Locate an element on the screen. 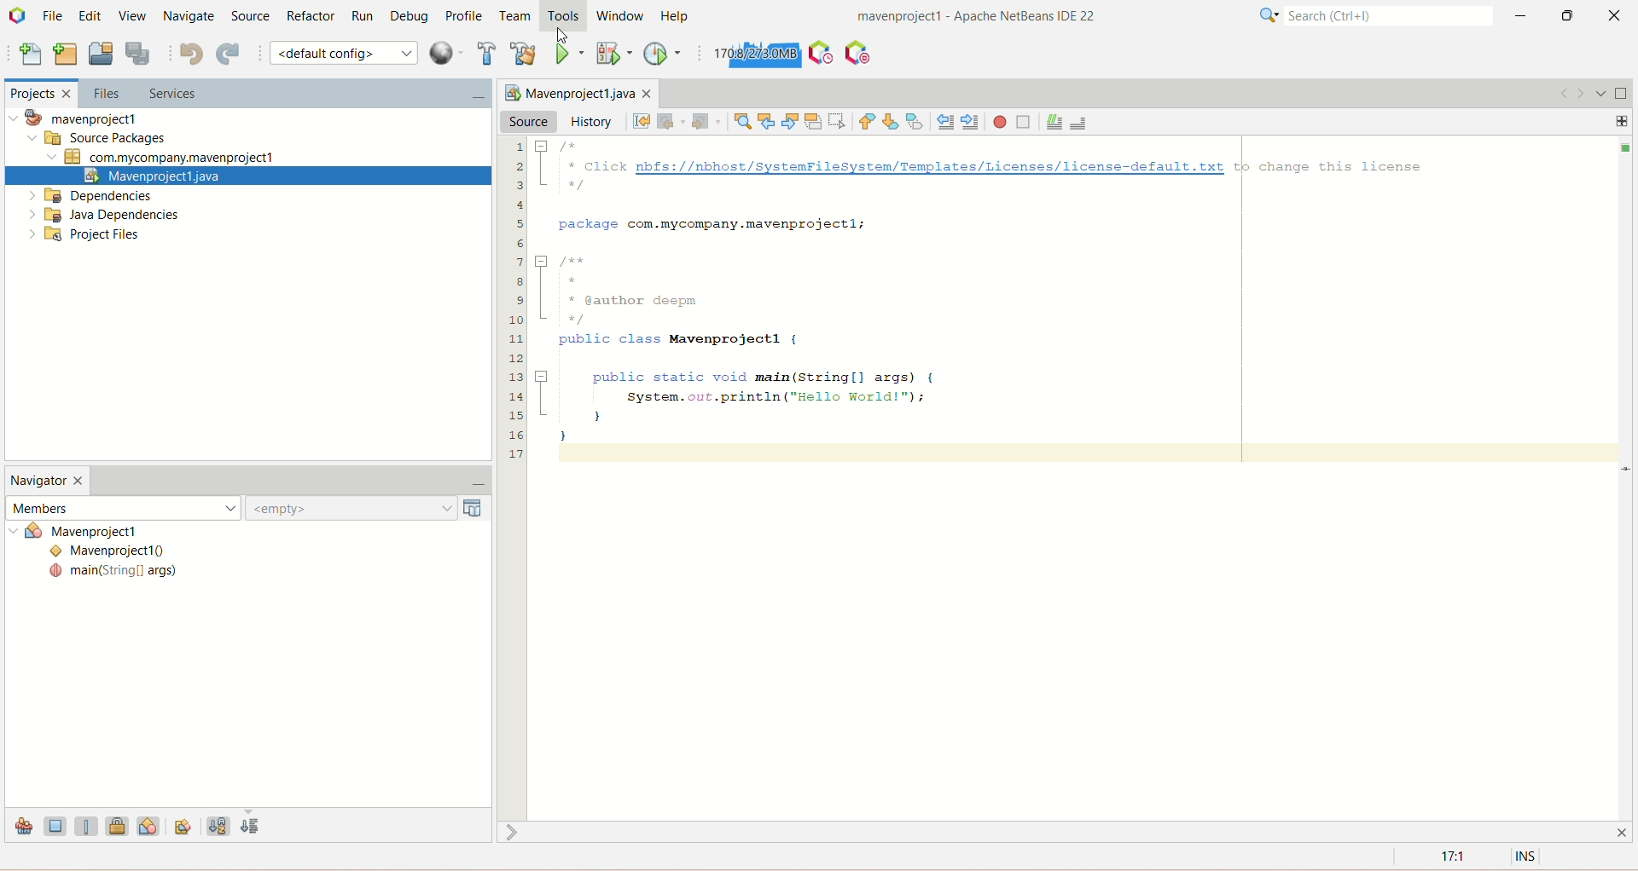 This screenshot has width=1638, height=871. pause is located at coordinates (857, 49).